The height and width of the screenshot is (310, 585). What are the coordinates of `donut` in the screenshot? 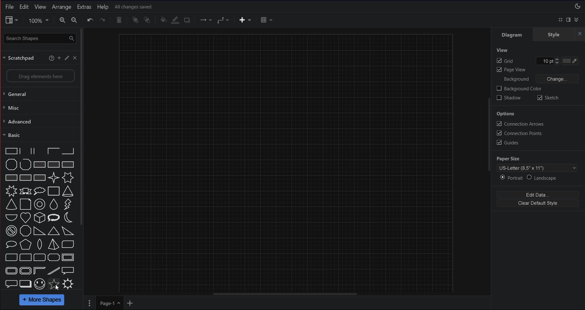 It's located at (40, 204).